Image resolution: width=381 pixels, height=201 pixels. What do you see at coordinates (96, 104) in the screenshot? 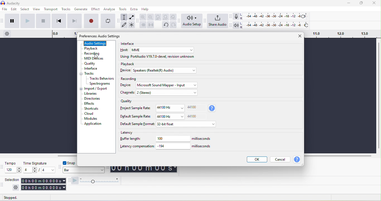
I see `effects` at bounding box center [96, 104].